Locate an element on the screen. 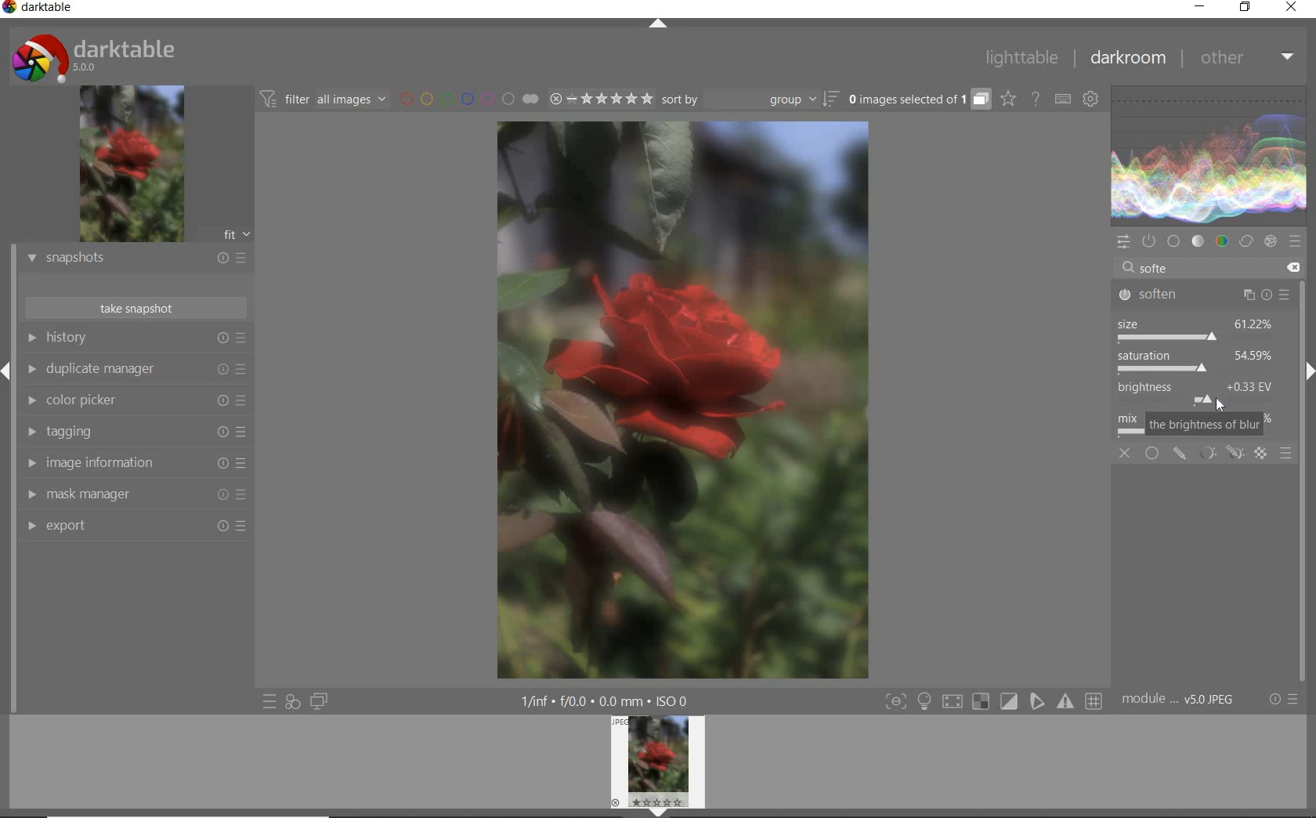 The image size is (1316, 818). search modules by name is located at coordinates (1195, 263).